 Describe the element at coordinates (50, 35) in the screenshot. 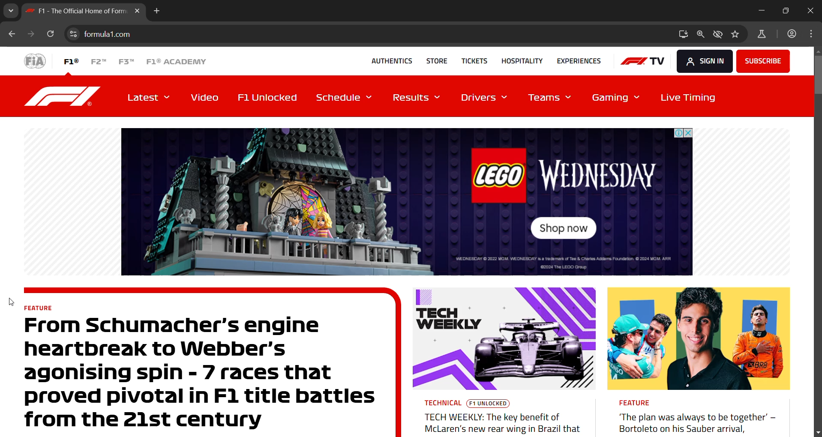

I see `reload this page` at that location.